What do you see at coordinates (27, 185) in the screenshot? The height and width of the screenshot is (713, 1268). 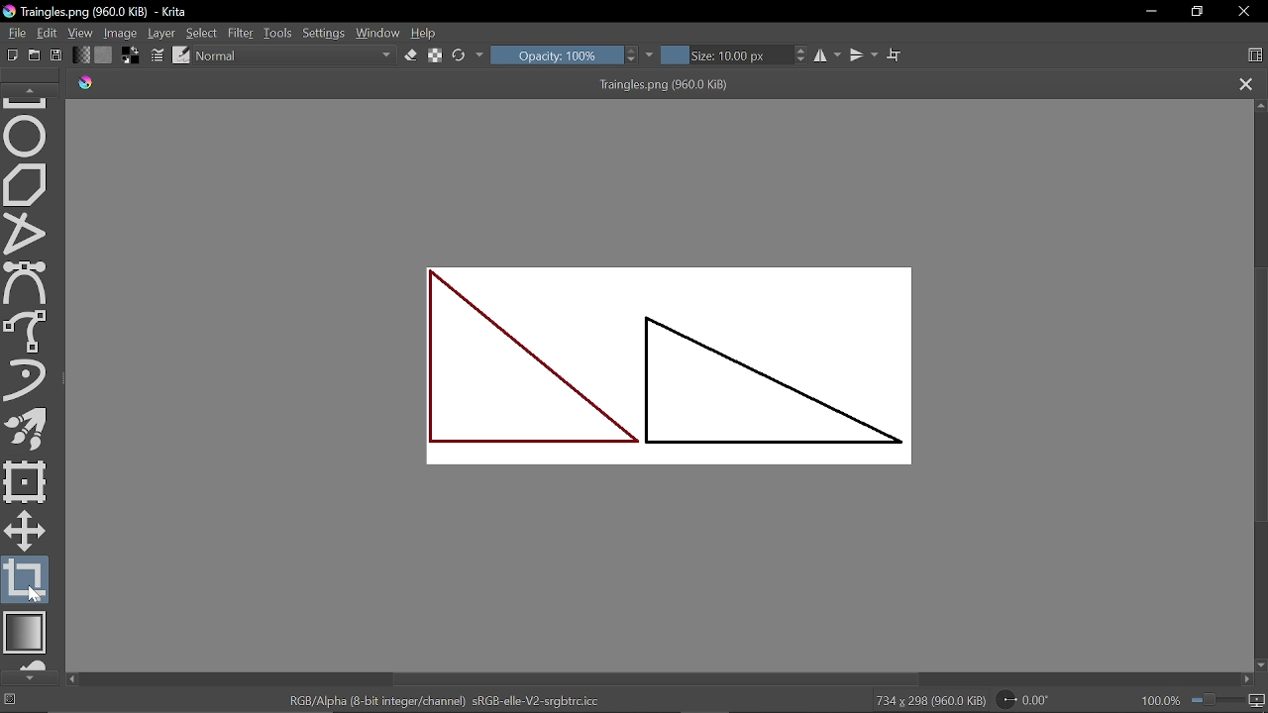 I see `Polygon tool` at bounding box center [27, 185].